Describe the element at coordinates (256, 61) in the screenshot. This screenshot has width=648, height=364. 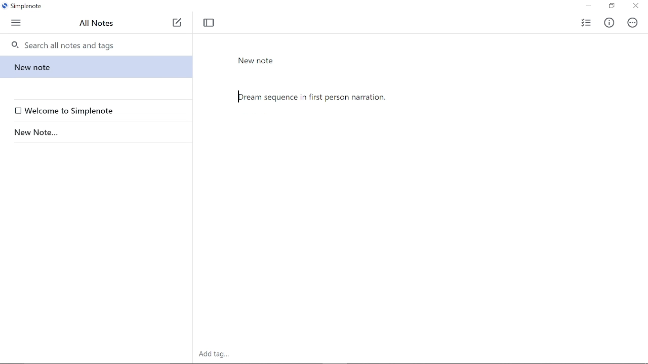
I see `New Note` at that location.